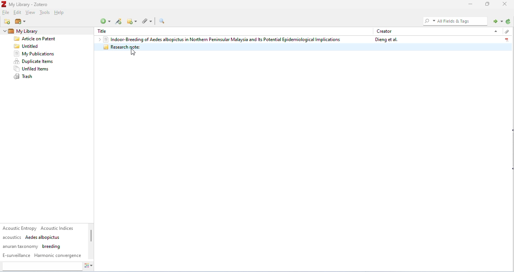 Image resolution: width=514 pixels, height=272 pixels. What do you see at coordinates (26, 4) in the screenshot?
I see `title` at bounding box center [26, 4].